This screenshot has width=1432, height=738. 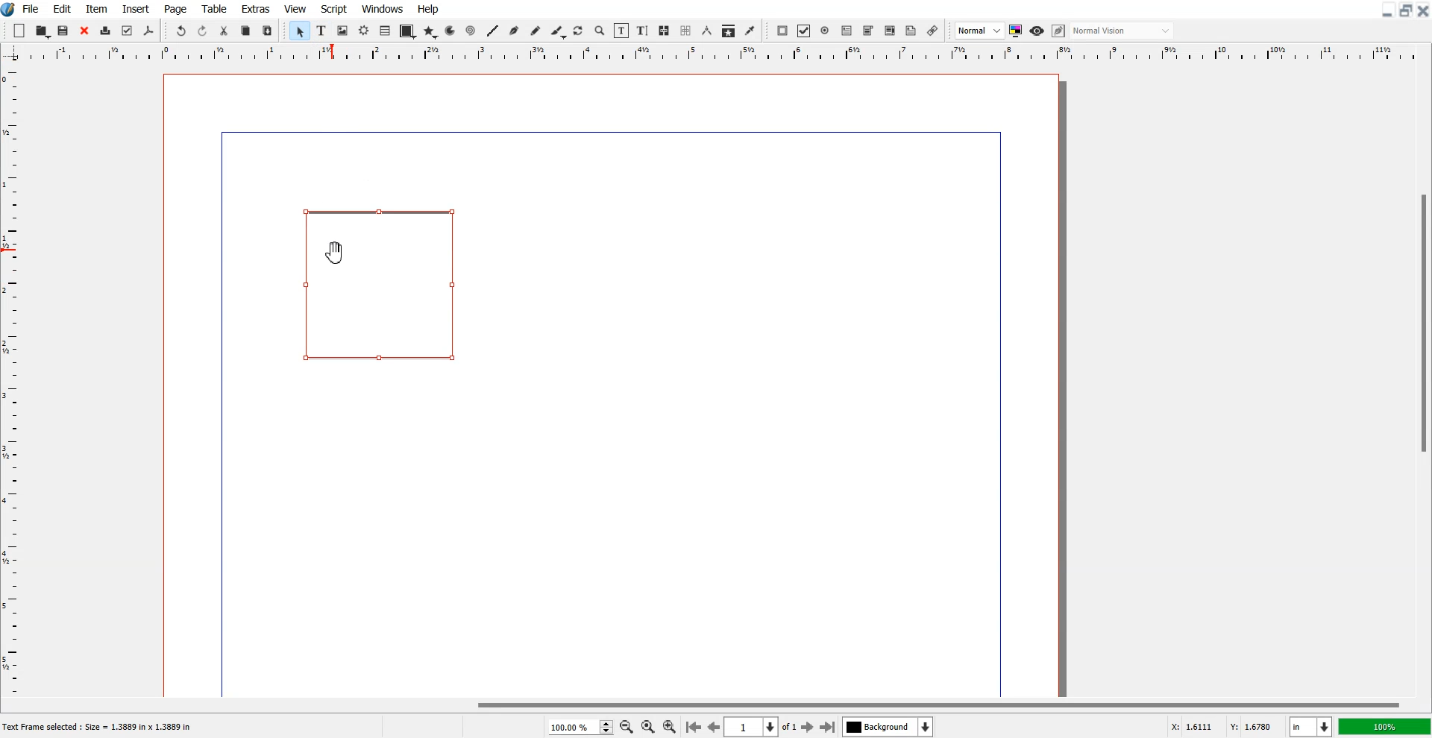 What do you see at coordinates (1423, 10) in the screenshot?
I see `Close` at bounding box center [1423, 10].